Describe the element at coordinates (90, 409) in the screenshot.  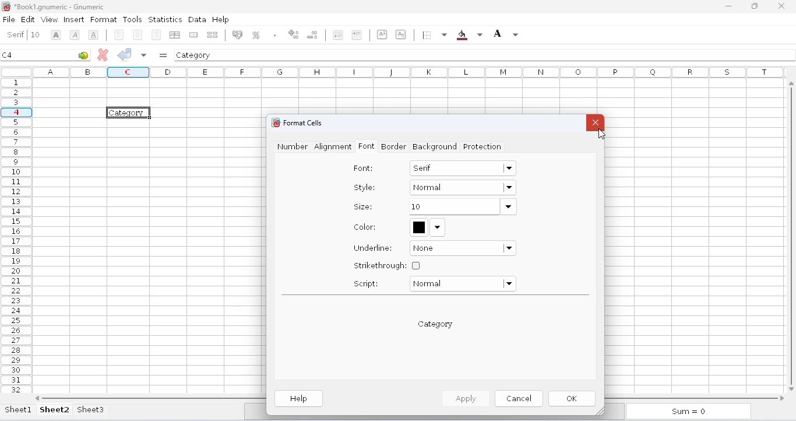
I see `sheet3` at that location.